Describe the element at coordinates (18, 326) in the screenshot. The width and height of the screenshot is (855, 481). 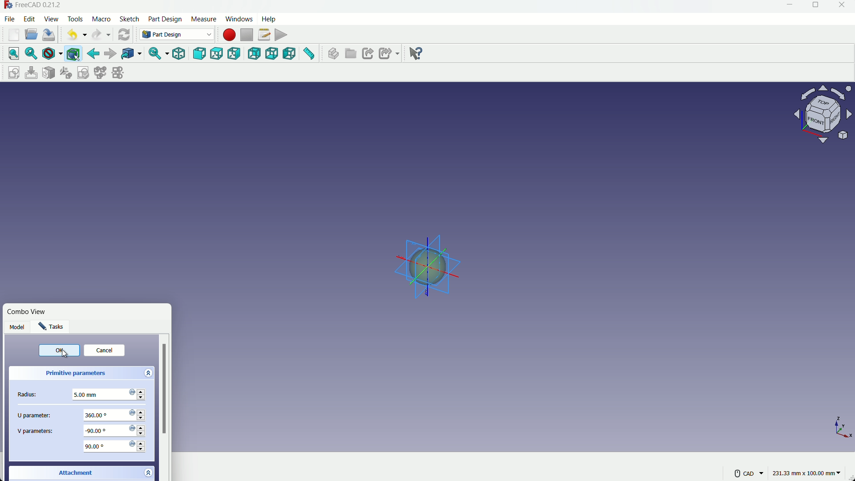
I see `model tab` at that location.